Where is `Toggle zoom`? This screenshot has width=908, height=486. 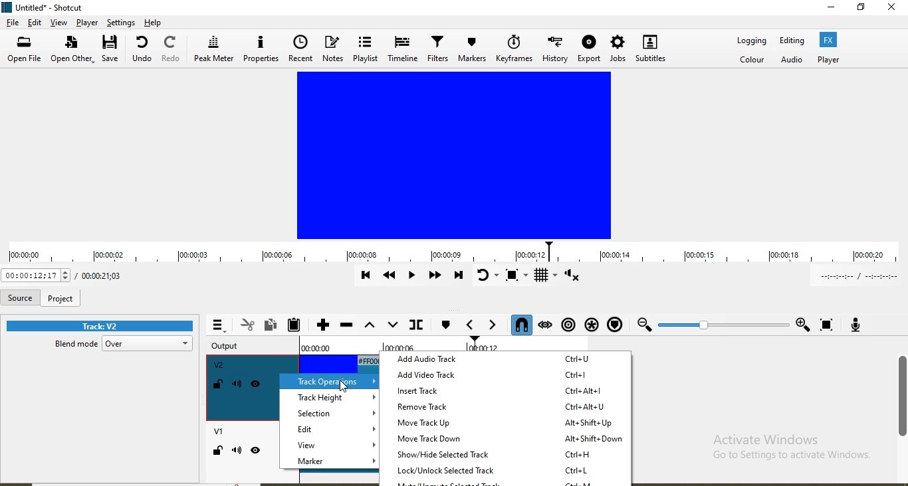
Toggle zoom is located at coordinates (514, 276).